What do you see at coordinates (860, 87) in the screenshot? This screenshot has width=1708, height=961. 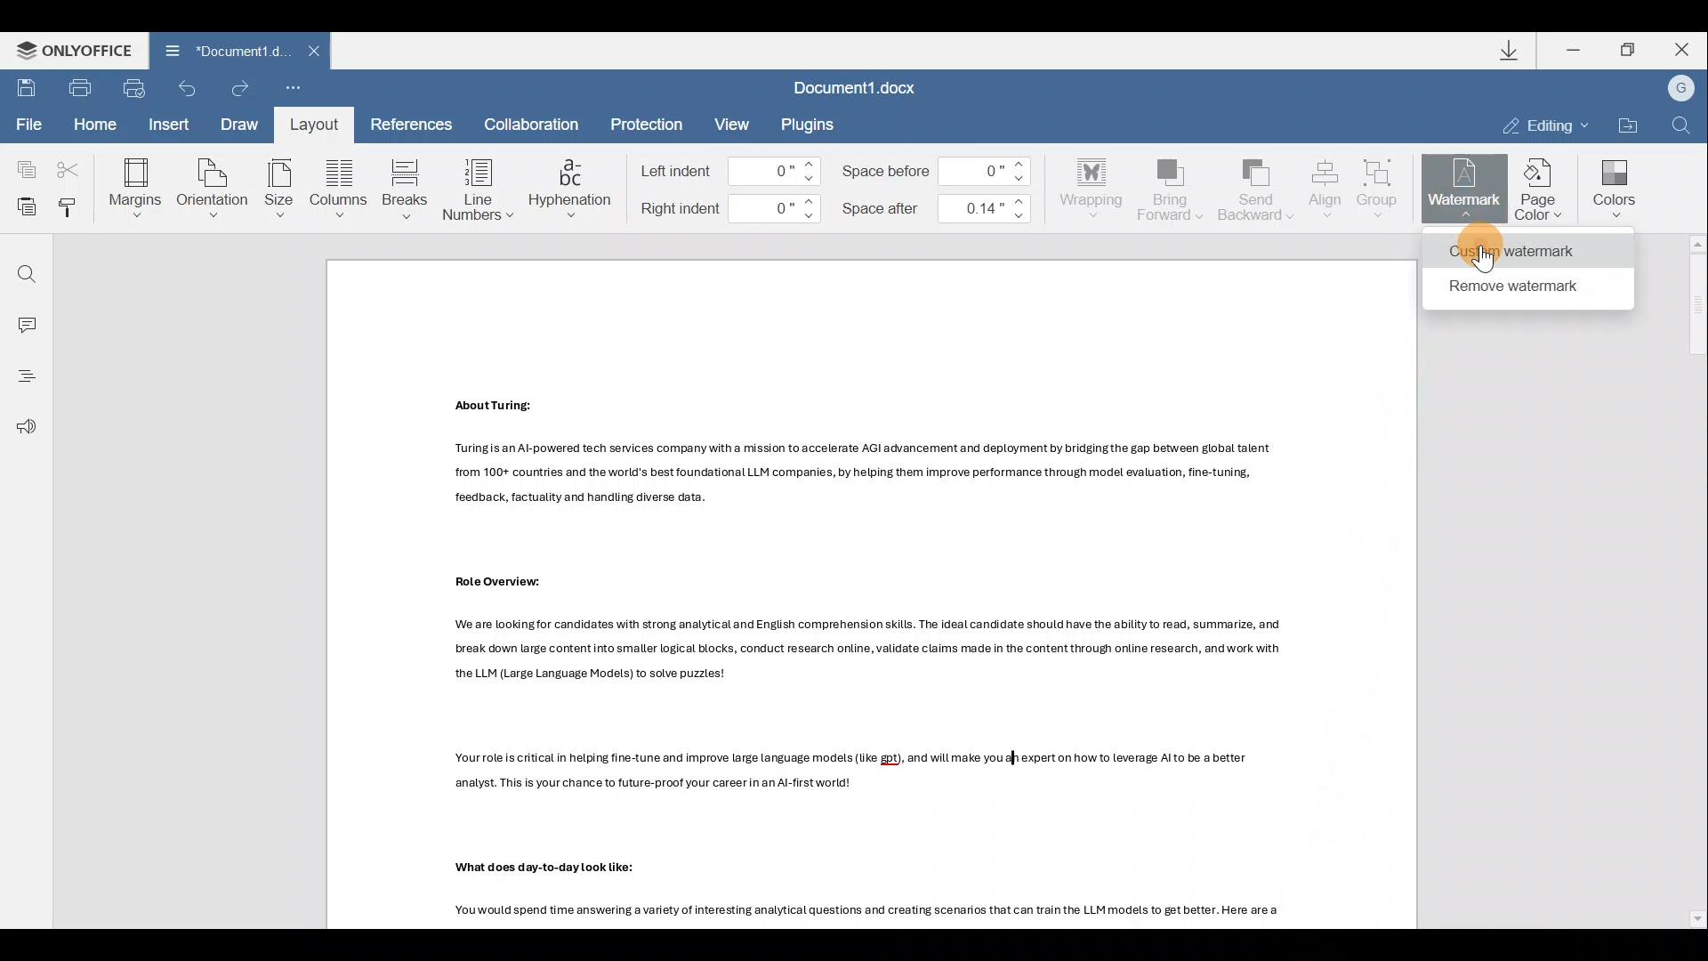 I see `Document1.docx` at bounding box center [860, 87].